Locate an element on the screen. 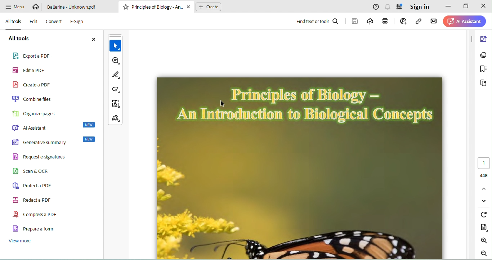 The width and height of the screenshot is (492, 260). book cover: principles of biology- an introduction to biological concepts is located at coordinates (303, 169).